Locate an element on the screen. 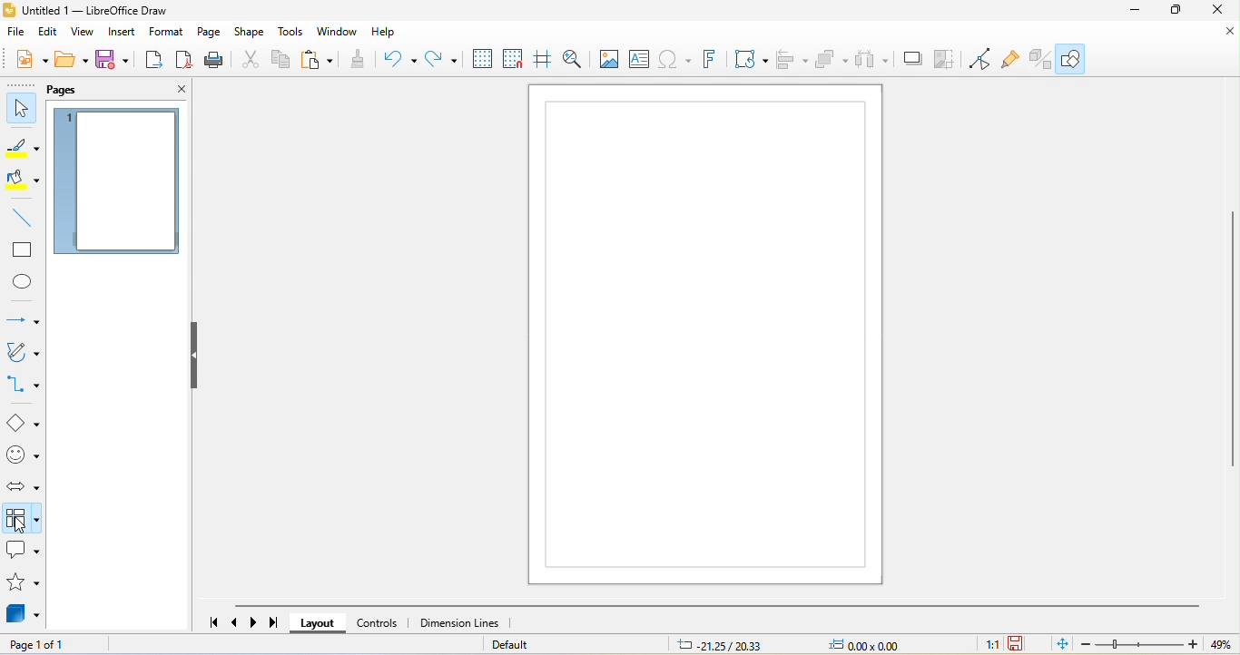  toggle extrusion is located at coordinates (1042, 60).